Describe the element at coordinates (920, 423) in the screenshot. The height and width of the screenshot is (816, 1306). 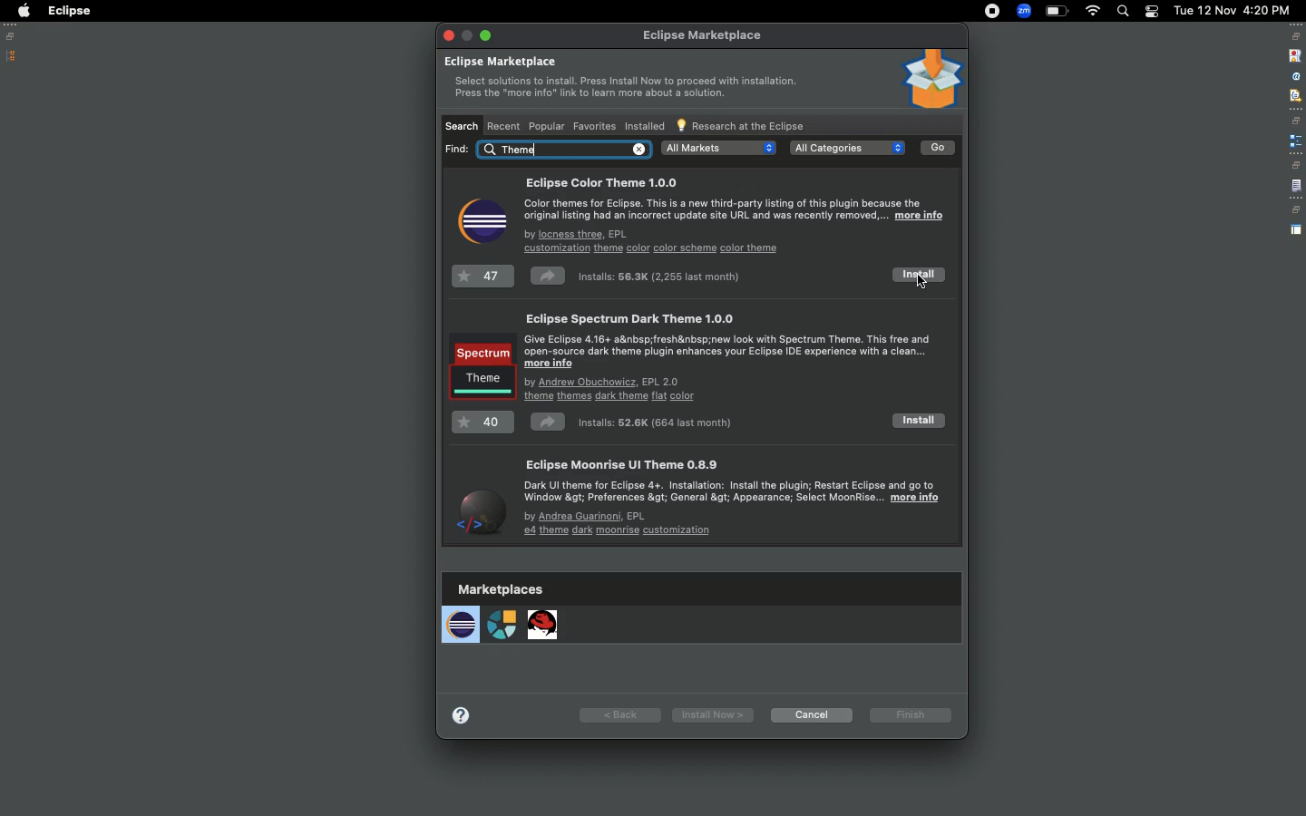
I see `Install` at that location.